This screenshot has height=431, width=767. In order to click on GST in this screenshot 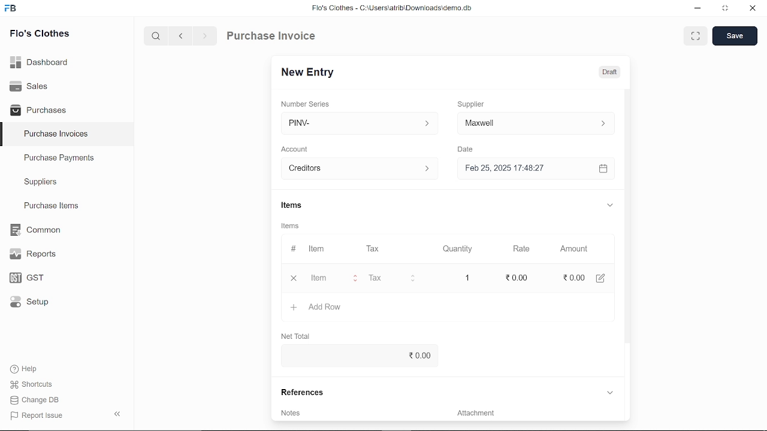, I will do `click(23, 278)`.